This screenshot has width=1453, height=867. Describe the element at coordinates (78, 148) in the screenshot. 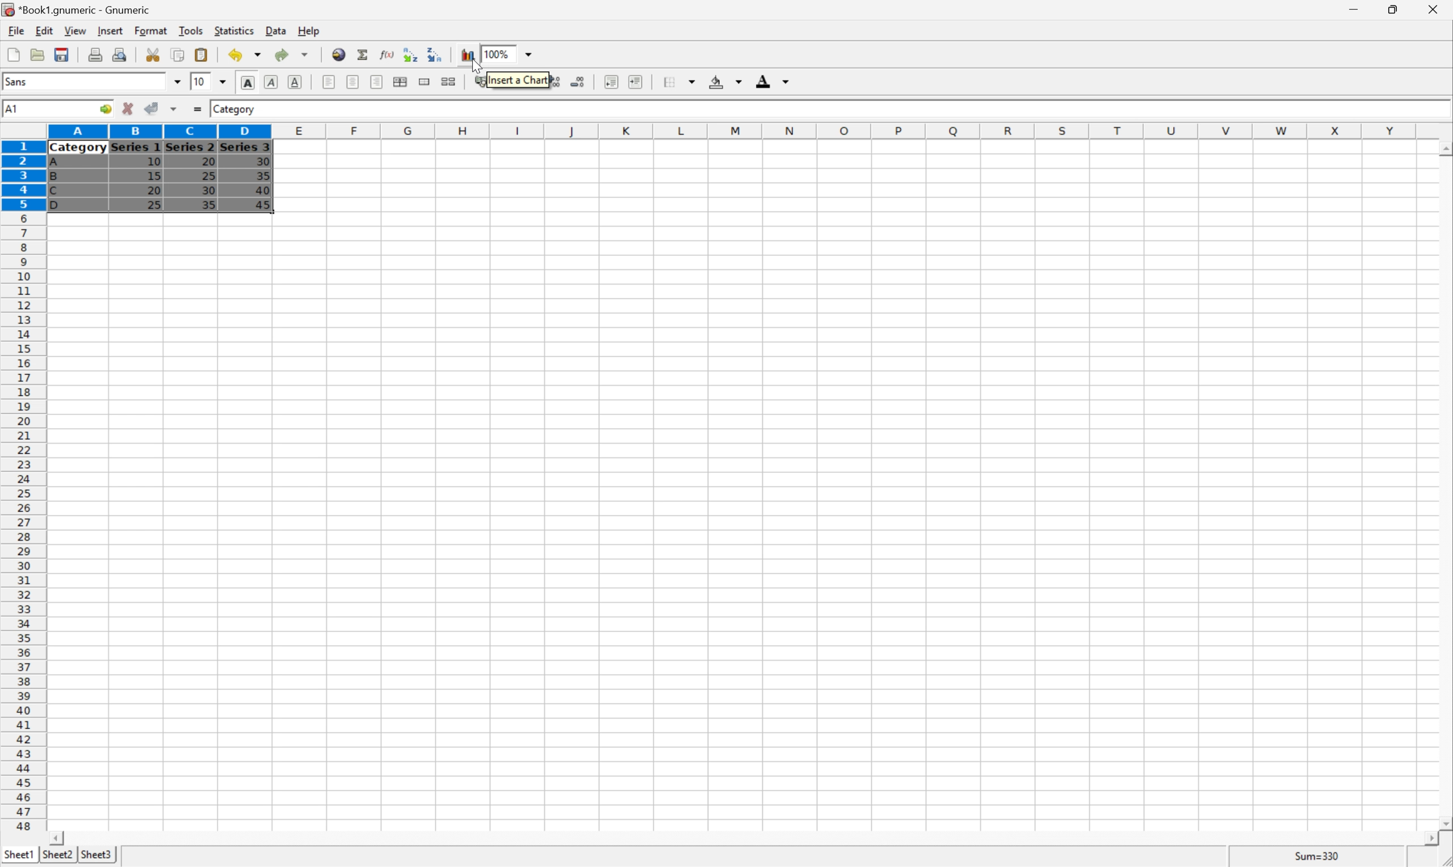

I see `Category` at that location.